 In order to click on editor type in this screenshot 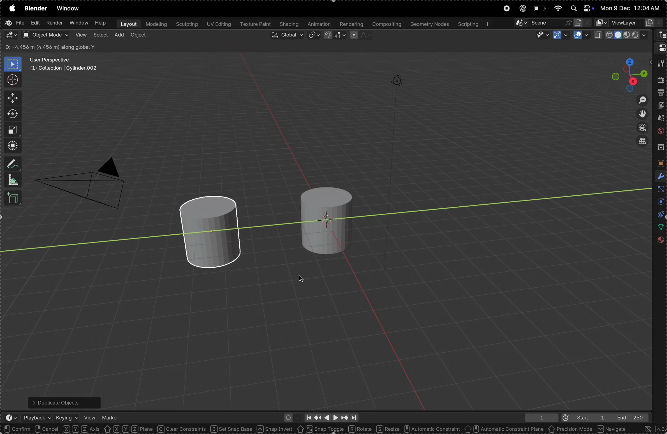, I will do `click(660, 35)`.